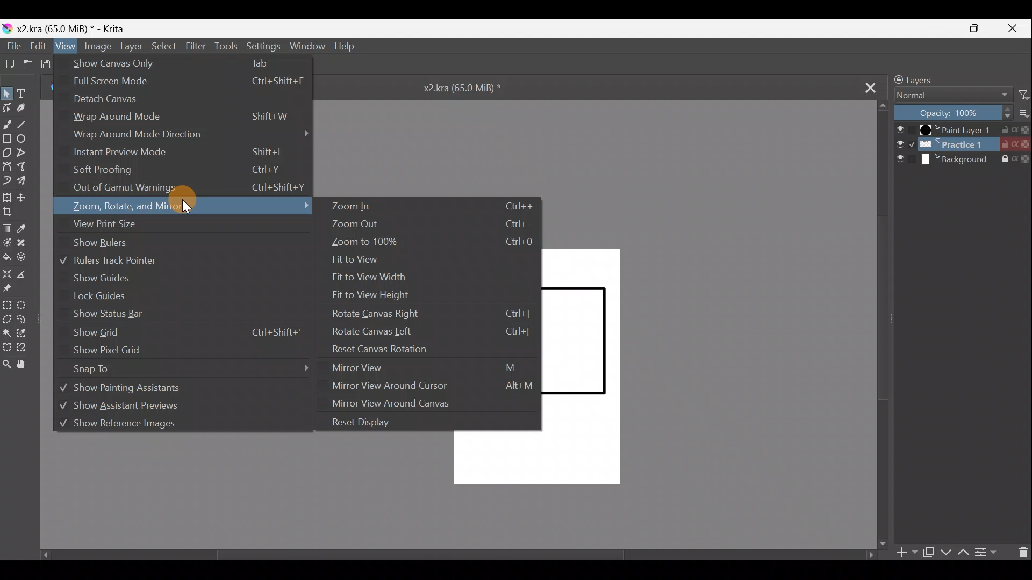 The height and width of the screenshot is (580, 1032). I want to click on Open an existing document, so click(28, 63).